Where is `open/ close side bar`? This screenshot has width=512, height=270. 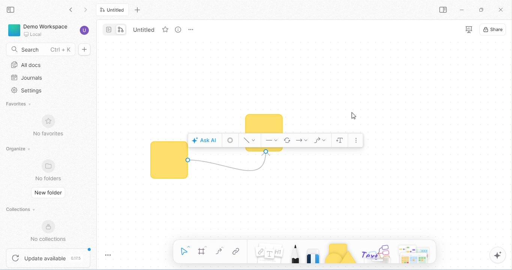 open/ close side bar is located at coordinates (443, 10).